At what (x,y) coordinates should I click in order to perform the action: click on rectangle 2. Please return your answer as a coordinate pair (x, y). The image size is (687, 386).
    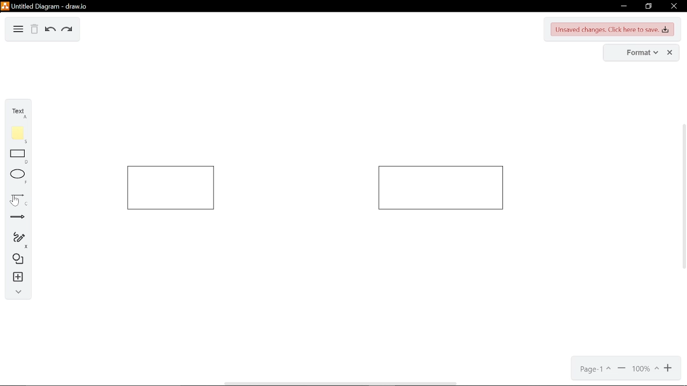
    Looking at the image, I should click on (441, 188).